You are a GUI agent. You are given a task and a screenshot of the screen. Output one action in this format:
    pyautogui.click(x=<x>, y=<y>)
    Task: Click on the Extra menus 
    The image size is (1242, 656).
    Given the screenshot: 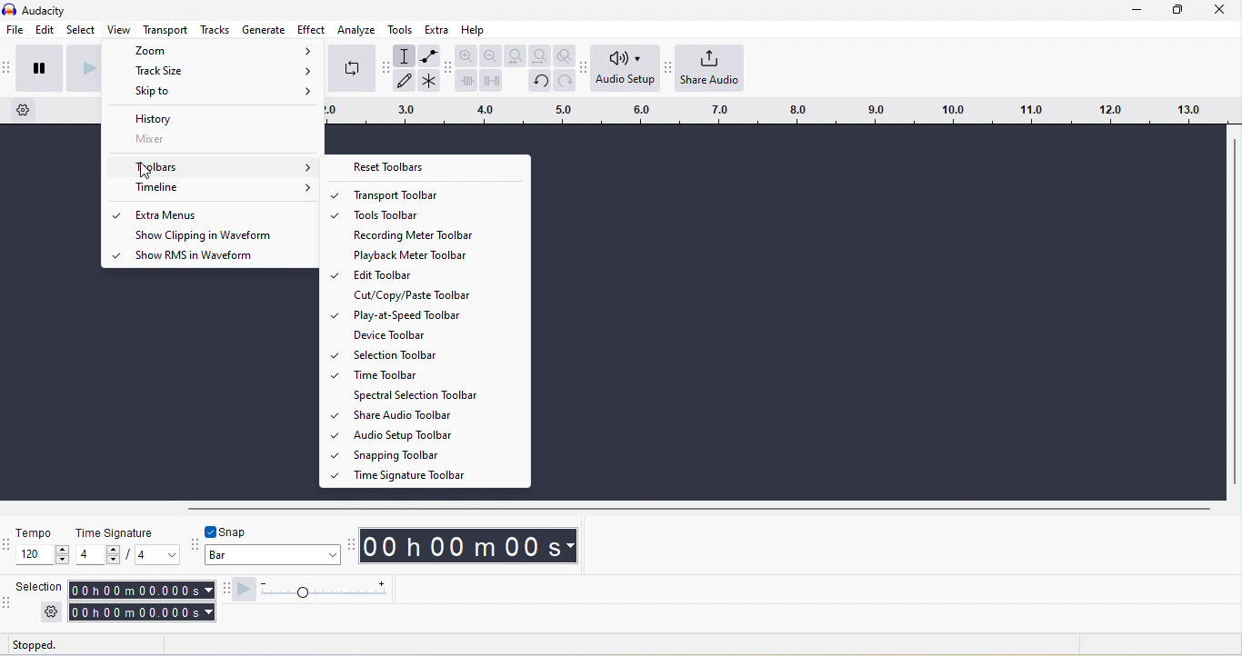 What is the action you would take?
    pyautogui.click(x=220, y=214)
    